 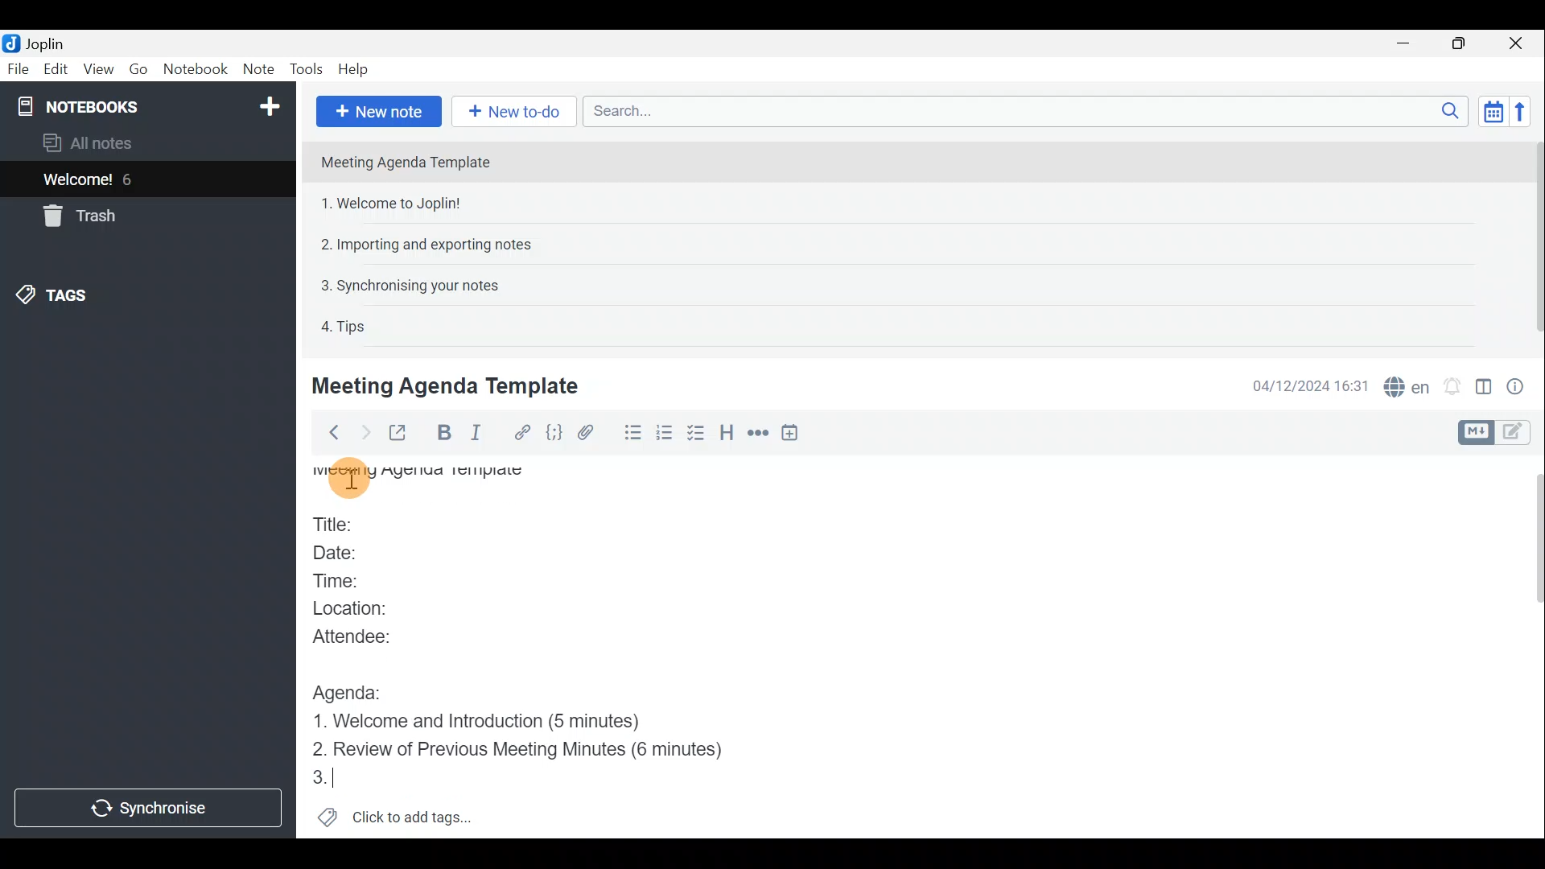 I want to click on Bulleted list, so click(x=632, y=433).